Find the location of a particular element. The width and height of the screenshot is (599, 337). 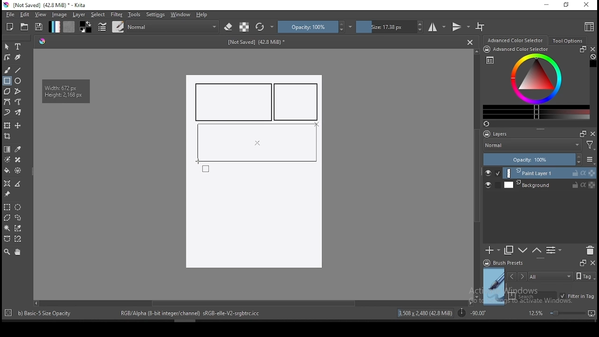

help is located at coordinates (204, 15).